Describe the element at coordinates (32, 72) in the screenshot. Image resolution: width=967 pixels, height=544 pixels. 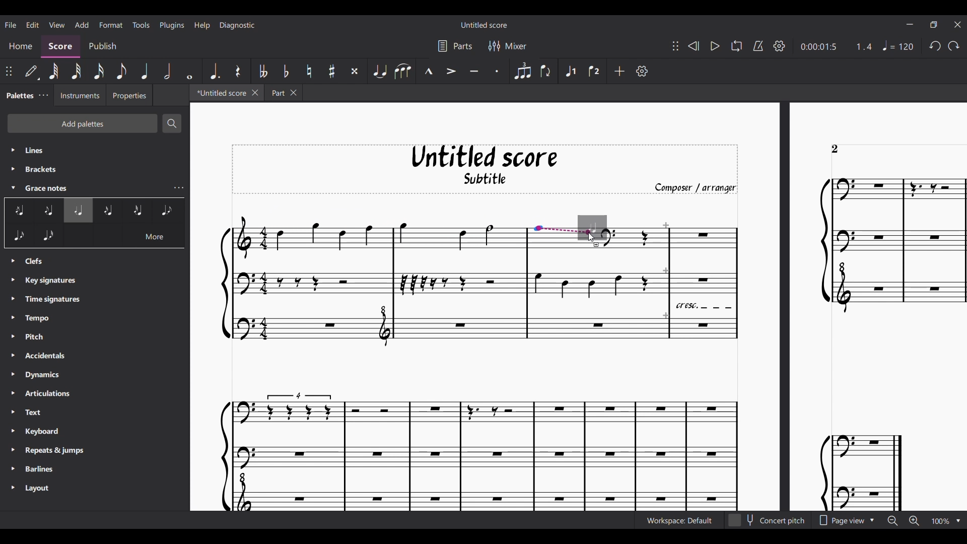
I see `Default` at that location.